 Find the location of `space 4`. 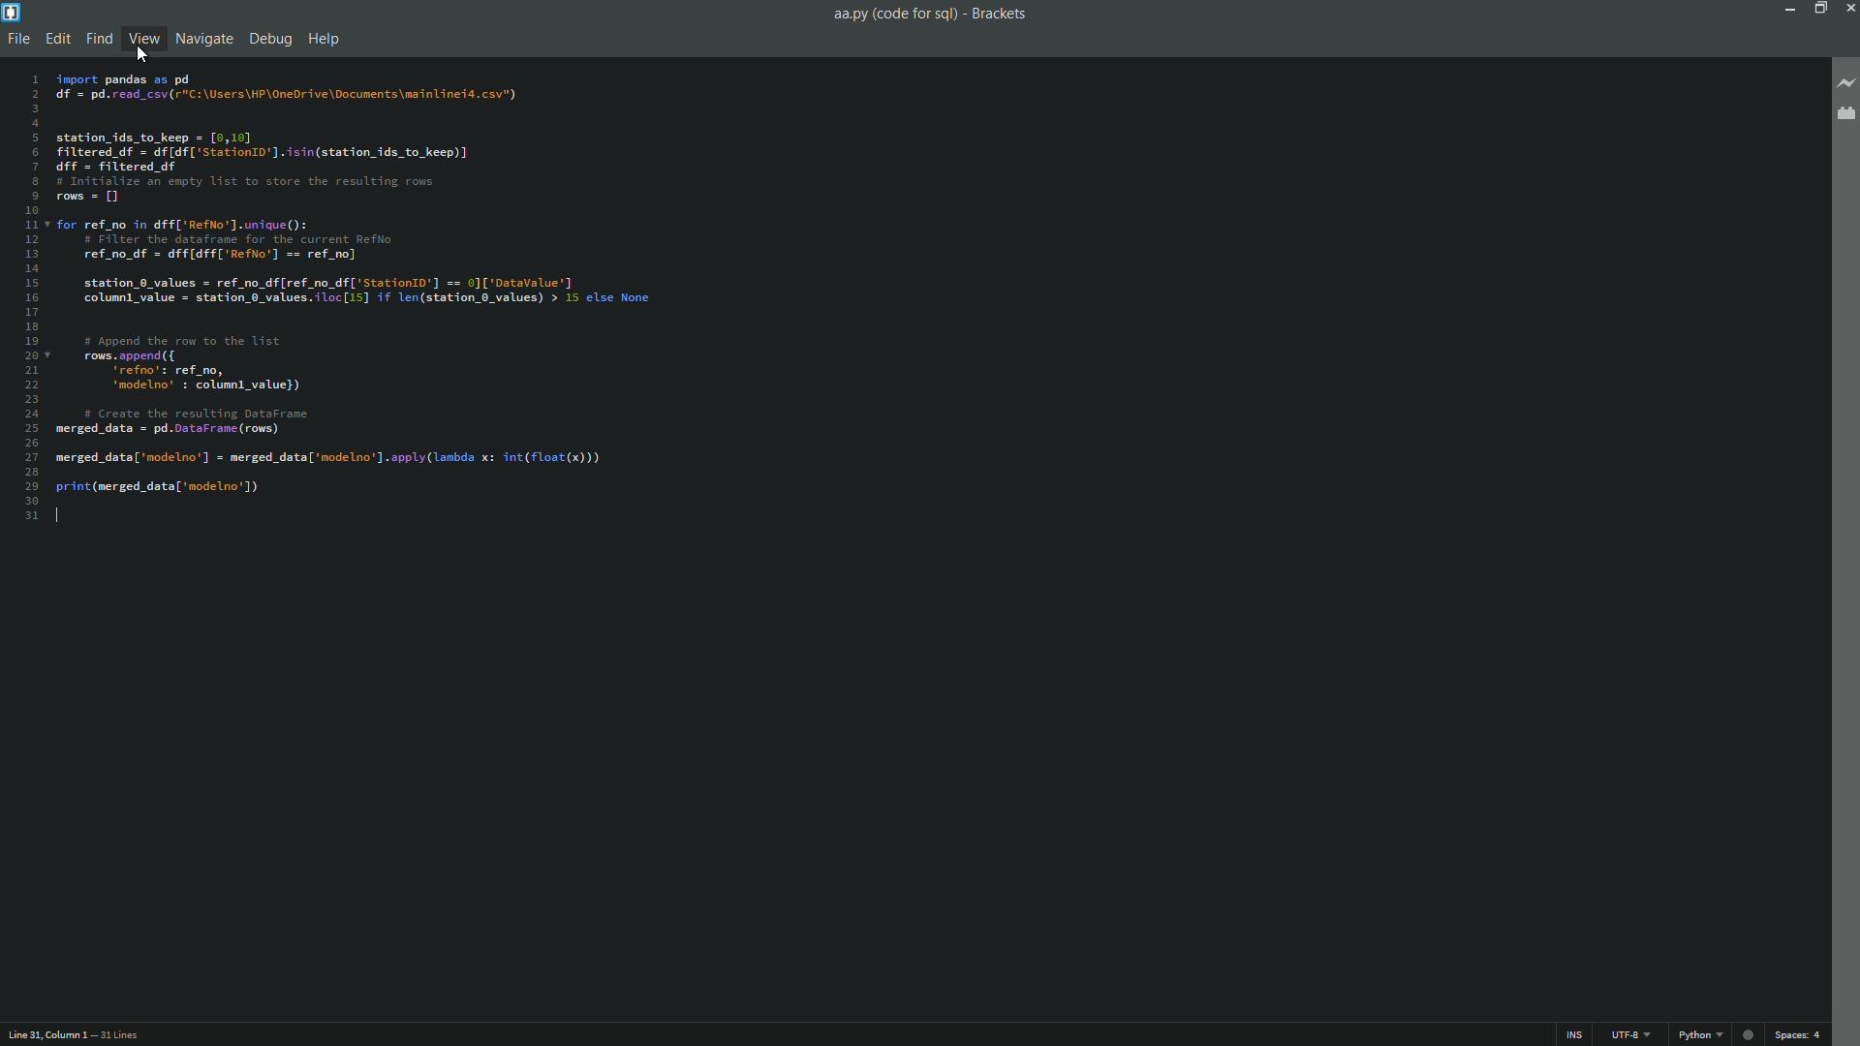

space 4 is located at coordinates (1795, 1033).